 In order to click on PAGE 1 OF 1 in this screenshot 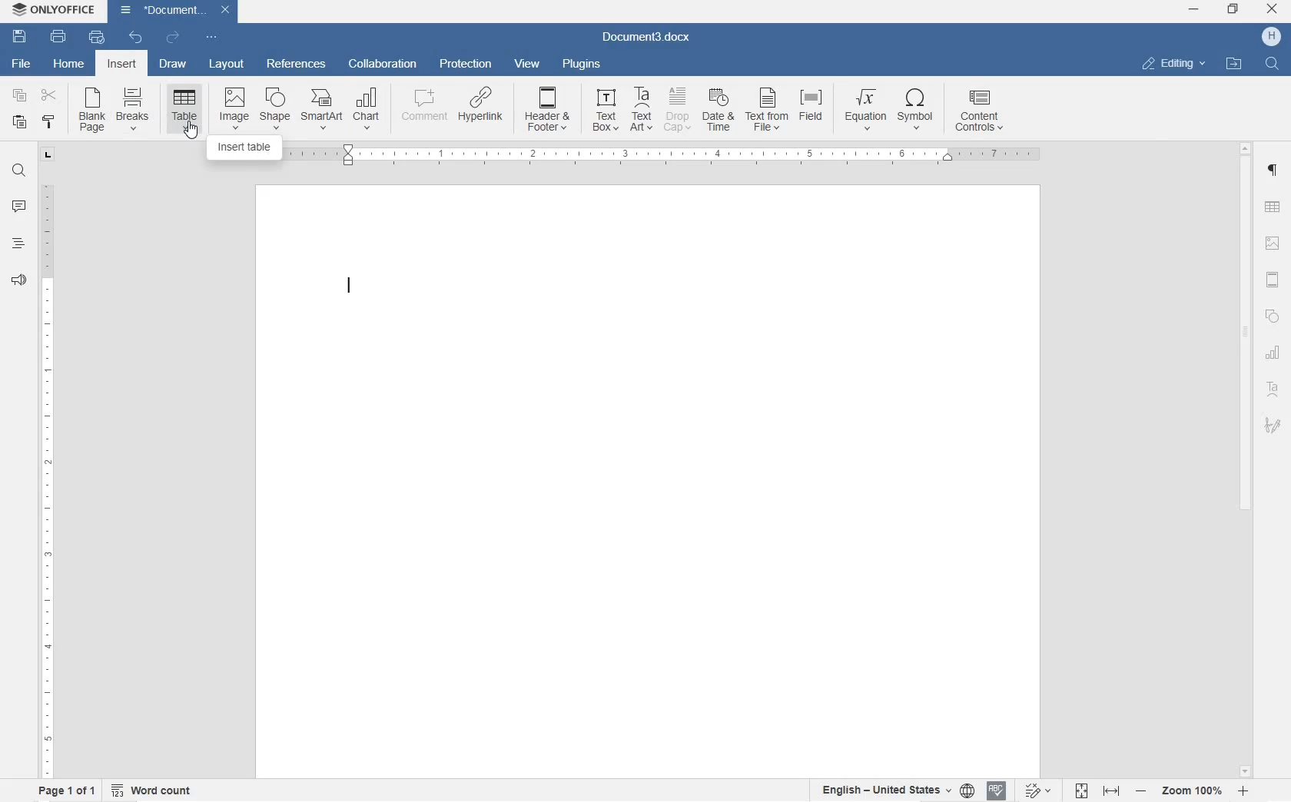, I will do `click(63, 791)`.